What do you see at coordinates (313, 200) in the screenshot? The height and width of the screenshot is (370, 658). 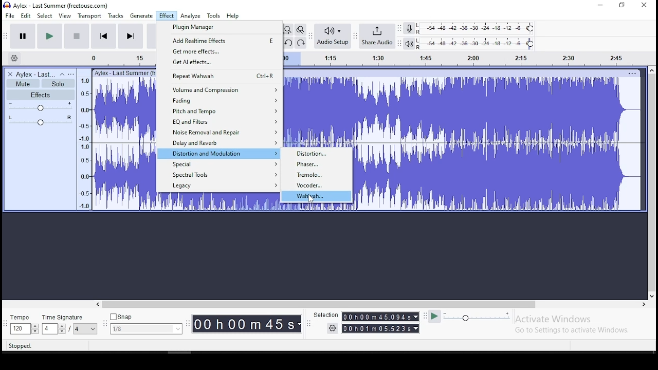 I see `cursor` at bounding box center [313, 200].